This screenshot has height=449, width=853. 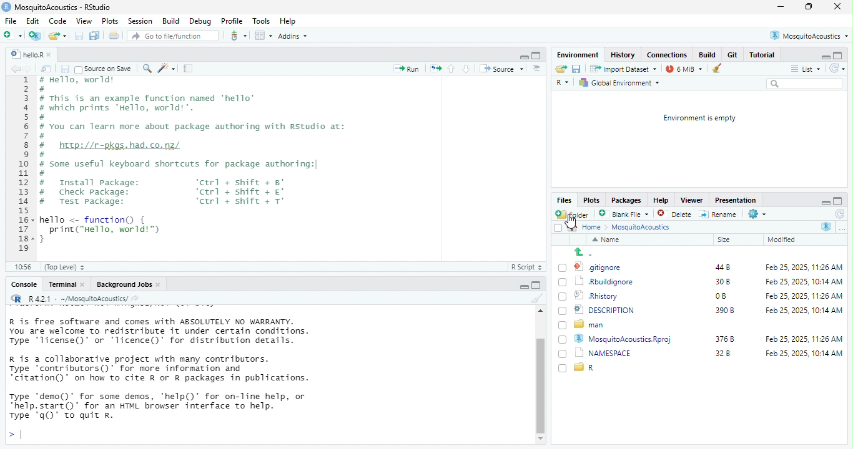 I want to click on scroll up, so click(x=539, y=312).